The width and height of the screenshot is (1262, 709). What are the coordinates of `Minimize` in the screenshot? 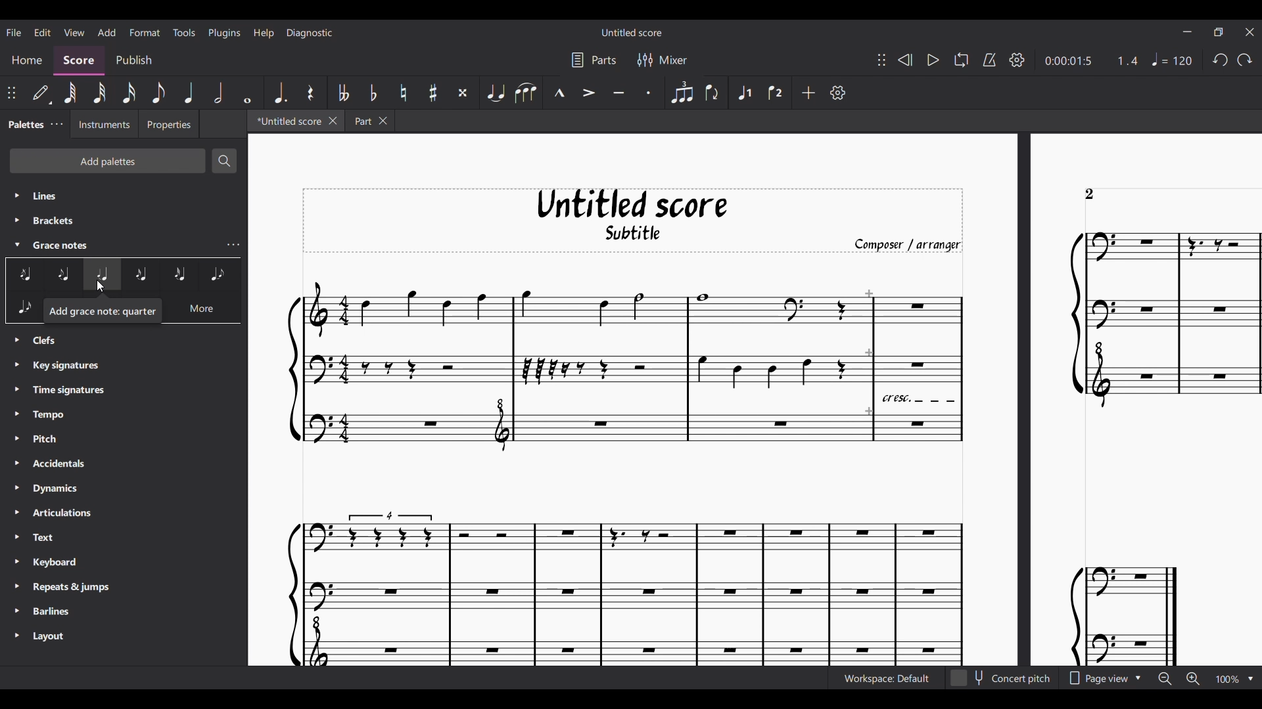 It's located at (1188, 32).